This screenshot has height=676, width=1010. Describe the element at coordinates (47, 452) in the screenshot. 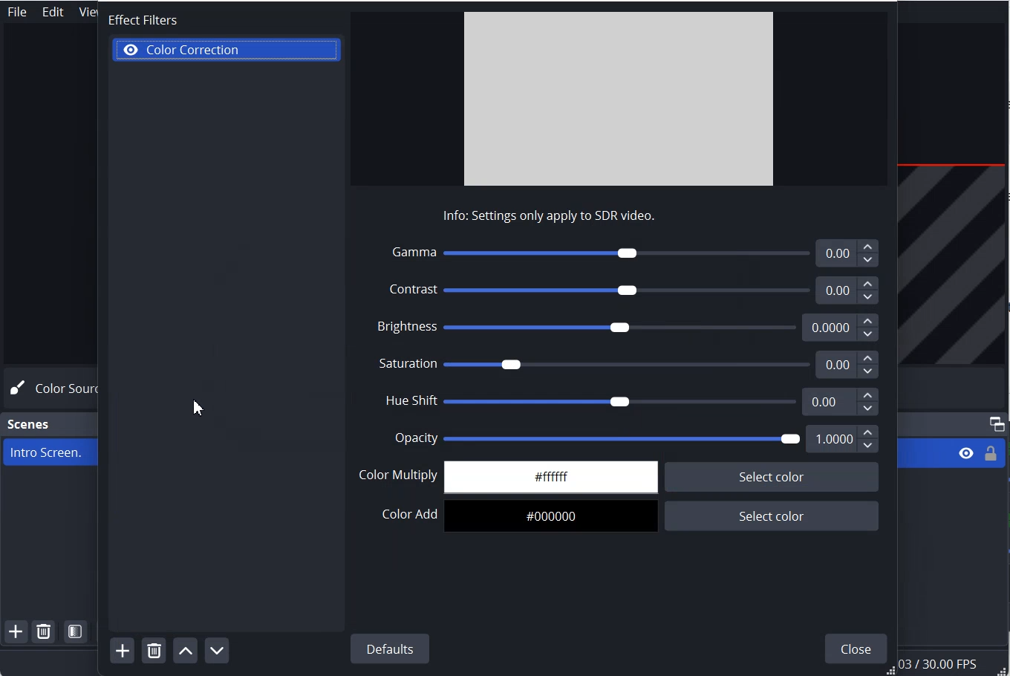

I see `Intro Screen ` at that location.